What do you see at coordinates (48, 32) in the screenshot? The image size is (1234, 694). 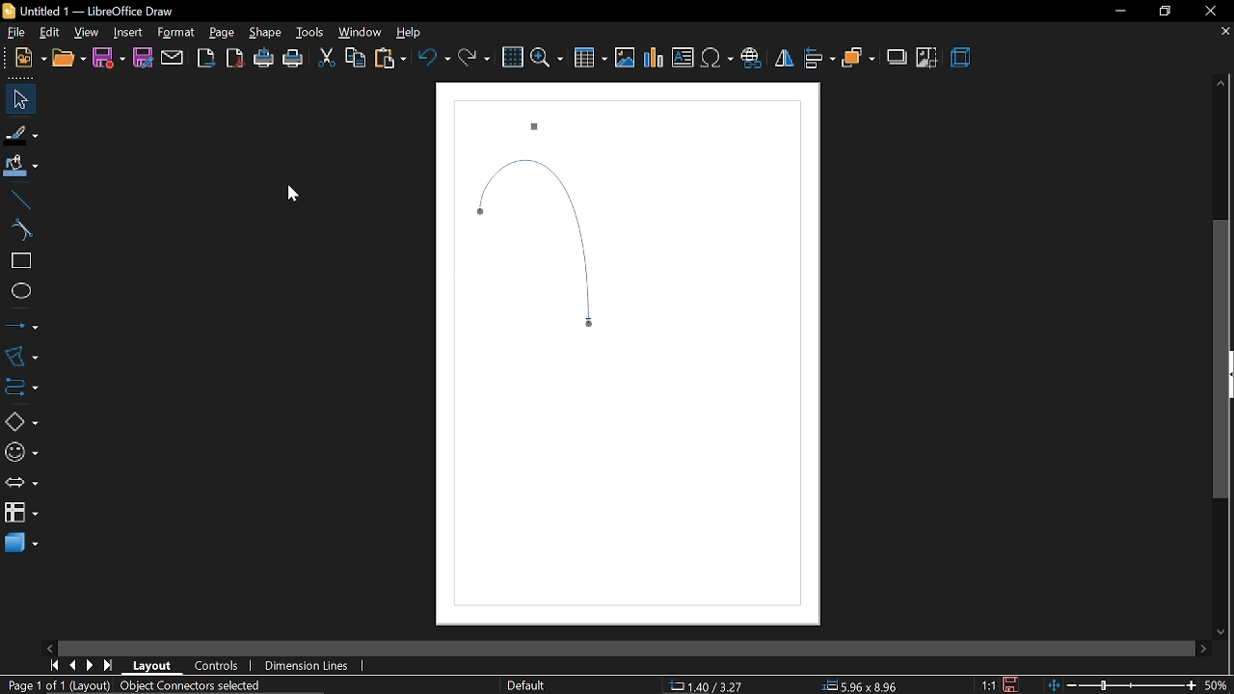 I see `edit` at bounding box center [48, 32].